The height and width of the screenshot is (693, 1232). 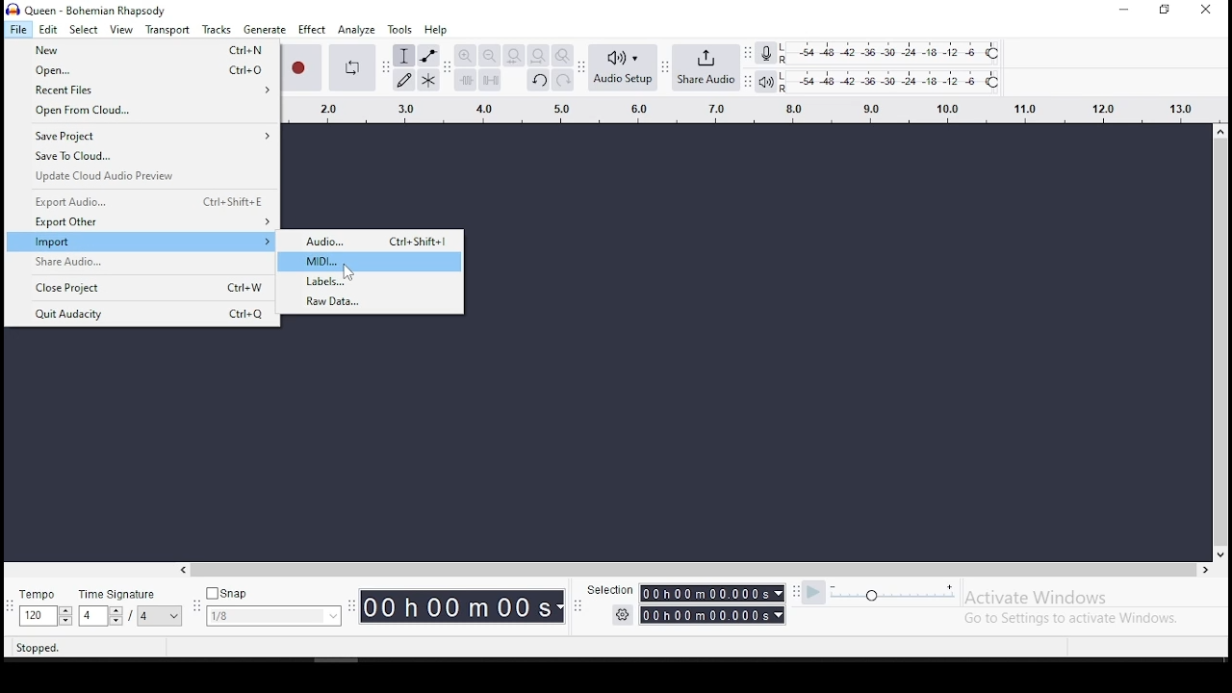 What do you see at coordinates (707, 69) in the screenshot?
I see `share audio` at bounding box center [707, 69].